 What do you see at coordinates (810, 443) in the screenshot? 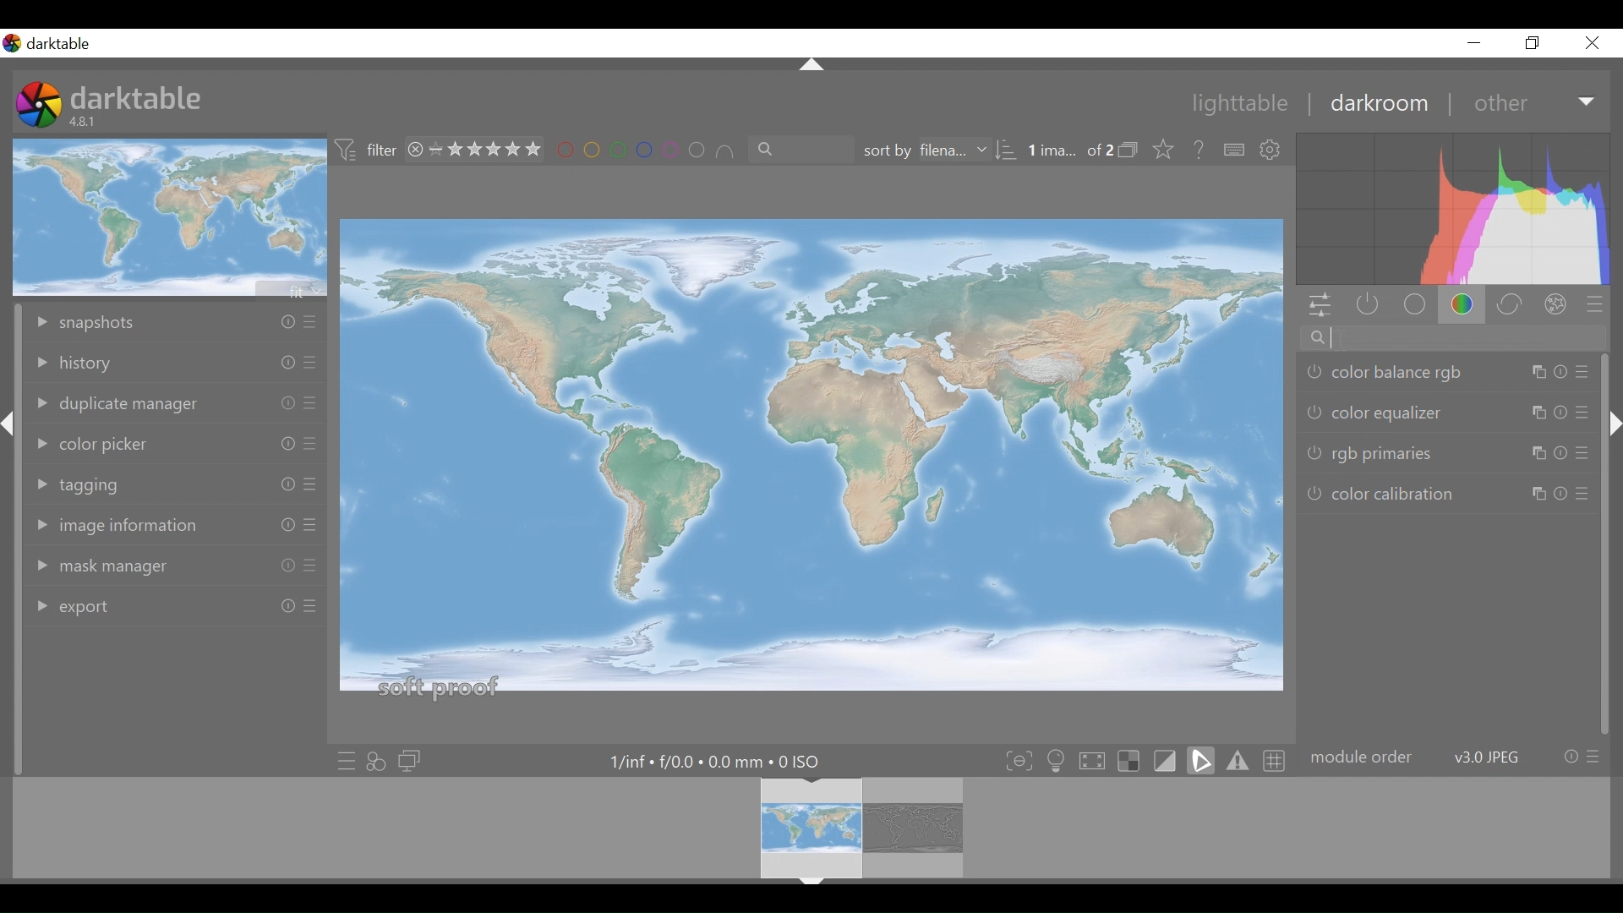
I see `Image` at bounding box center [810, 443].